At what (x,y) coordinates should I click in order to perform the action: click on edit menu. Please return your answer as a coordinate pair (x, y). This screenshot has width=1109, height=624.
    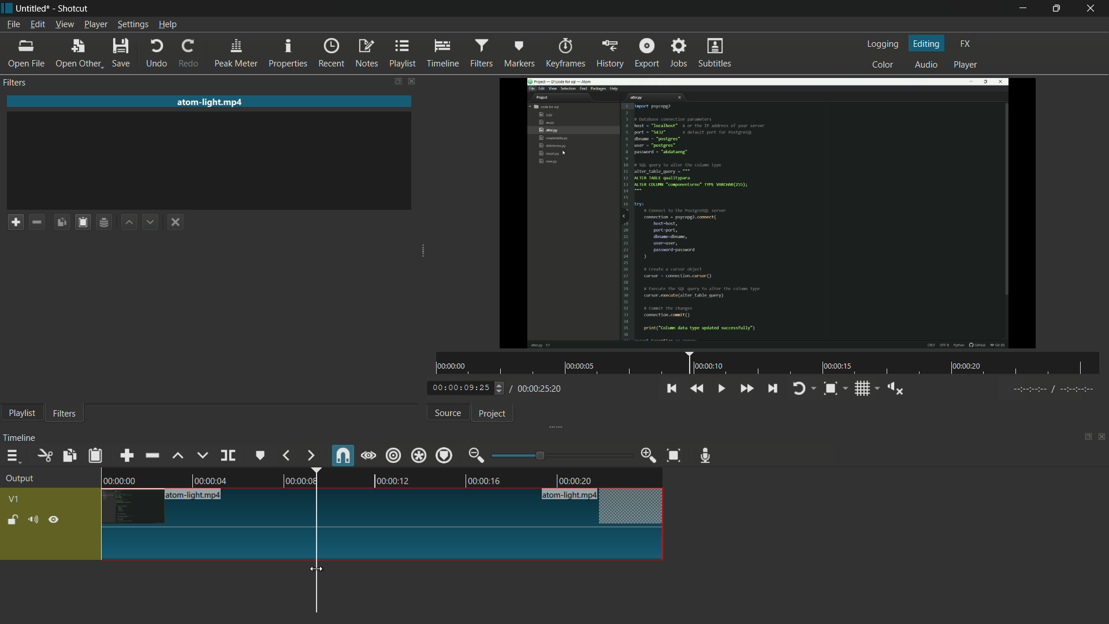
    Looking at the image, I should click on (37, 25).